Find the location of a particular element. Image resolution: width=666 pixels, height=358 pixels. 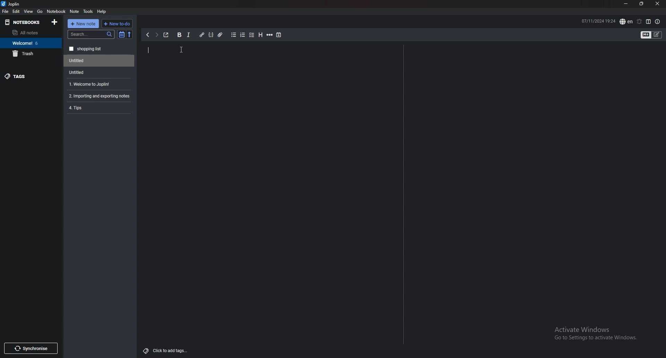

reverse sort order is located at coordinates (129, 35).